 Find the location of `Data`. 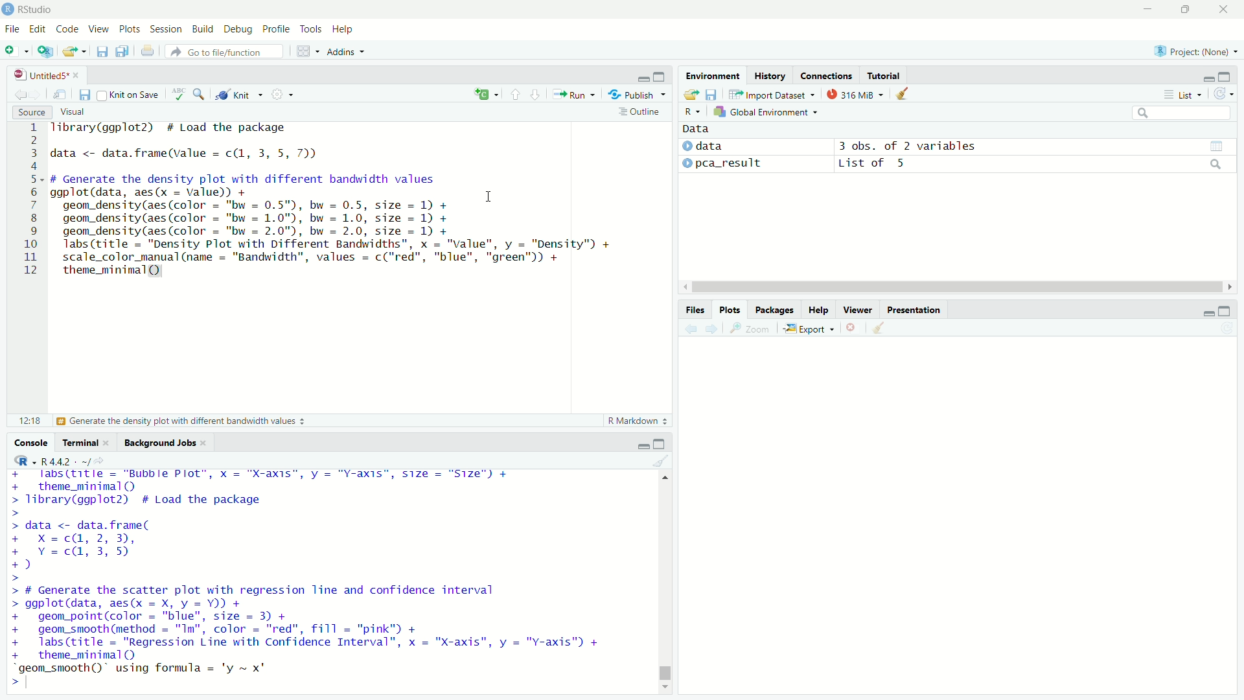

Data is located at coordinates (697, 129).